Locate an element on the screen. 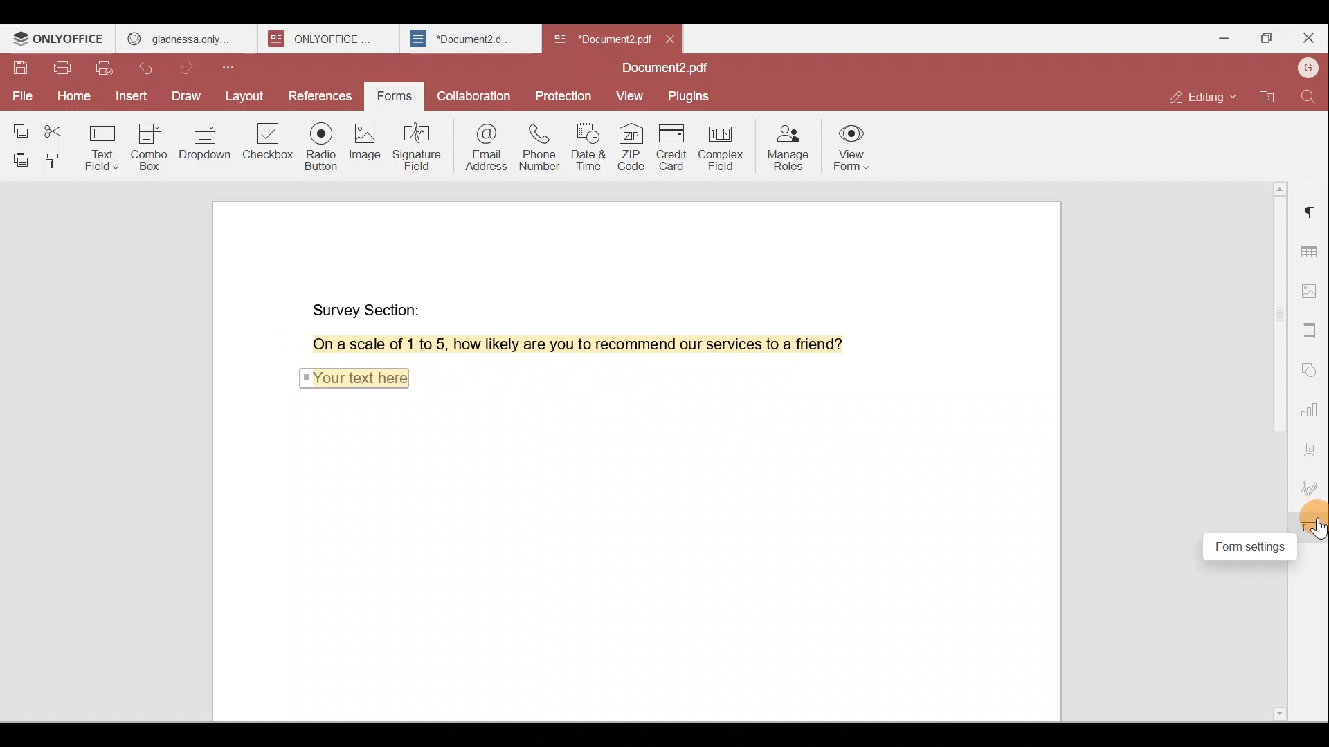 This screenshot has height=747, width=1329. Redo is located at coordinates (191, 68).